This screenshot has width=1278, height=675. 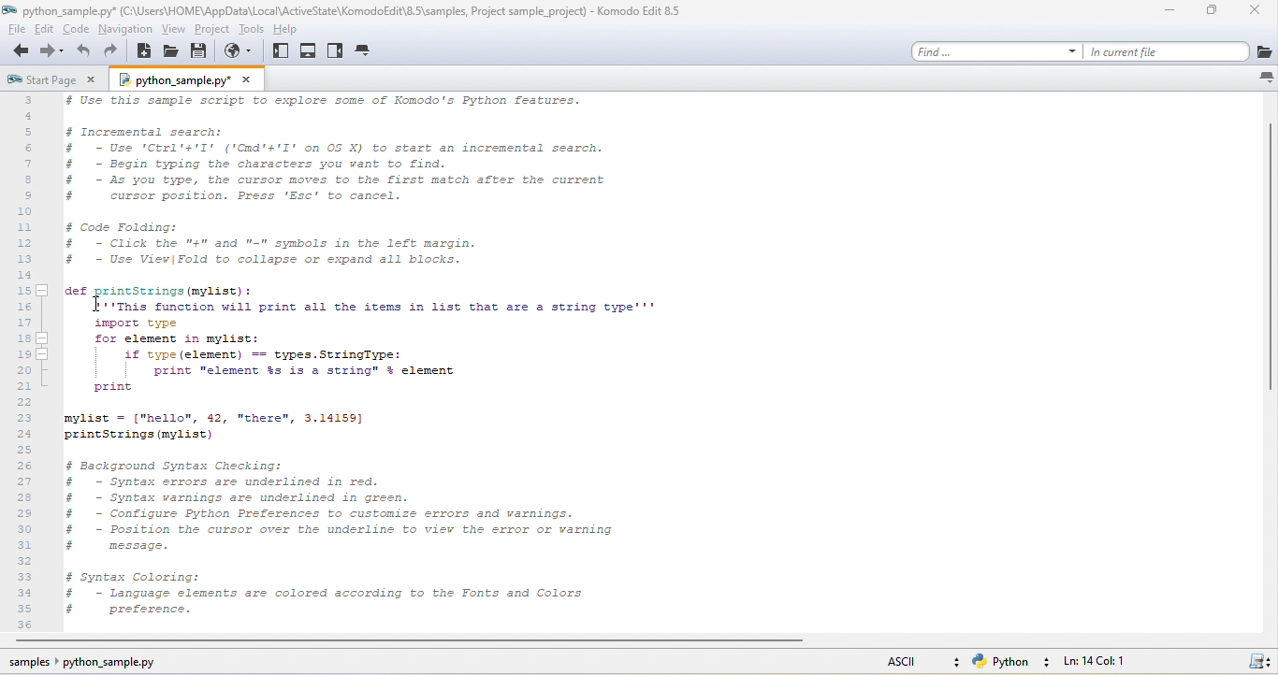 I want to click on sample python sample py, so click(x=91, y=663).